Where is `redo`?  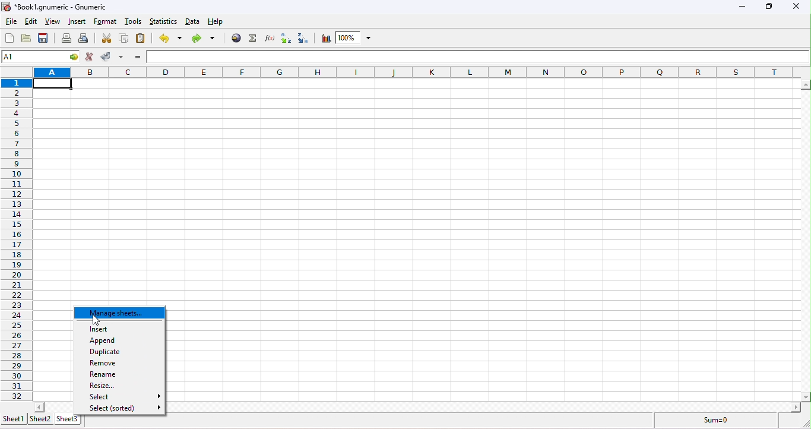 redo is located at coordinates (203, 36).